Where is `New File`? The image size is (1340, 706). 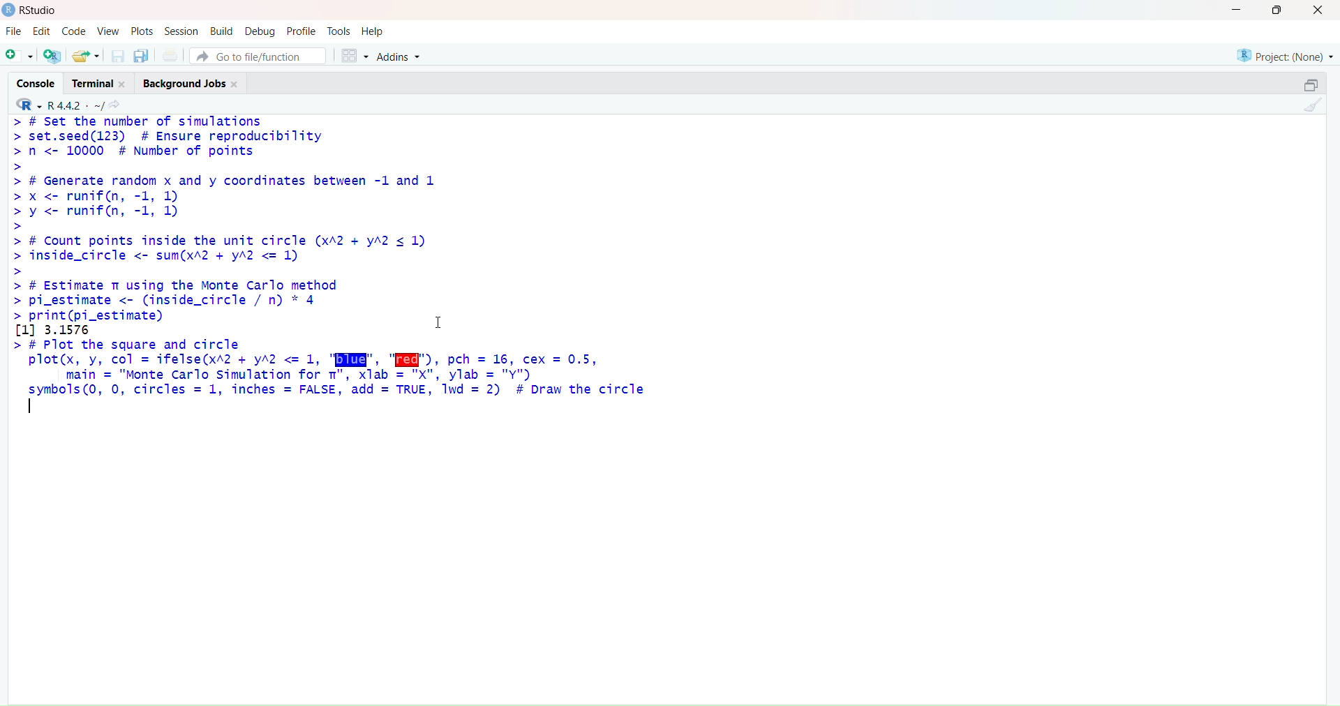
New File is located at coordinates (20, 56).